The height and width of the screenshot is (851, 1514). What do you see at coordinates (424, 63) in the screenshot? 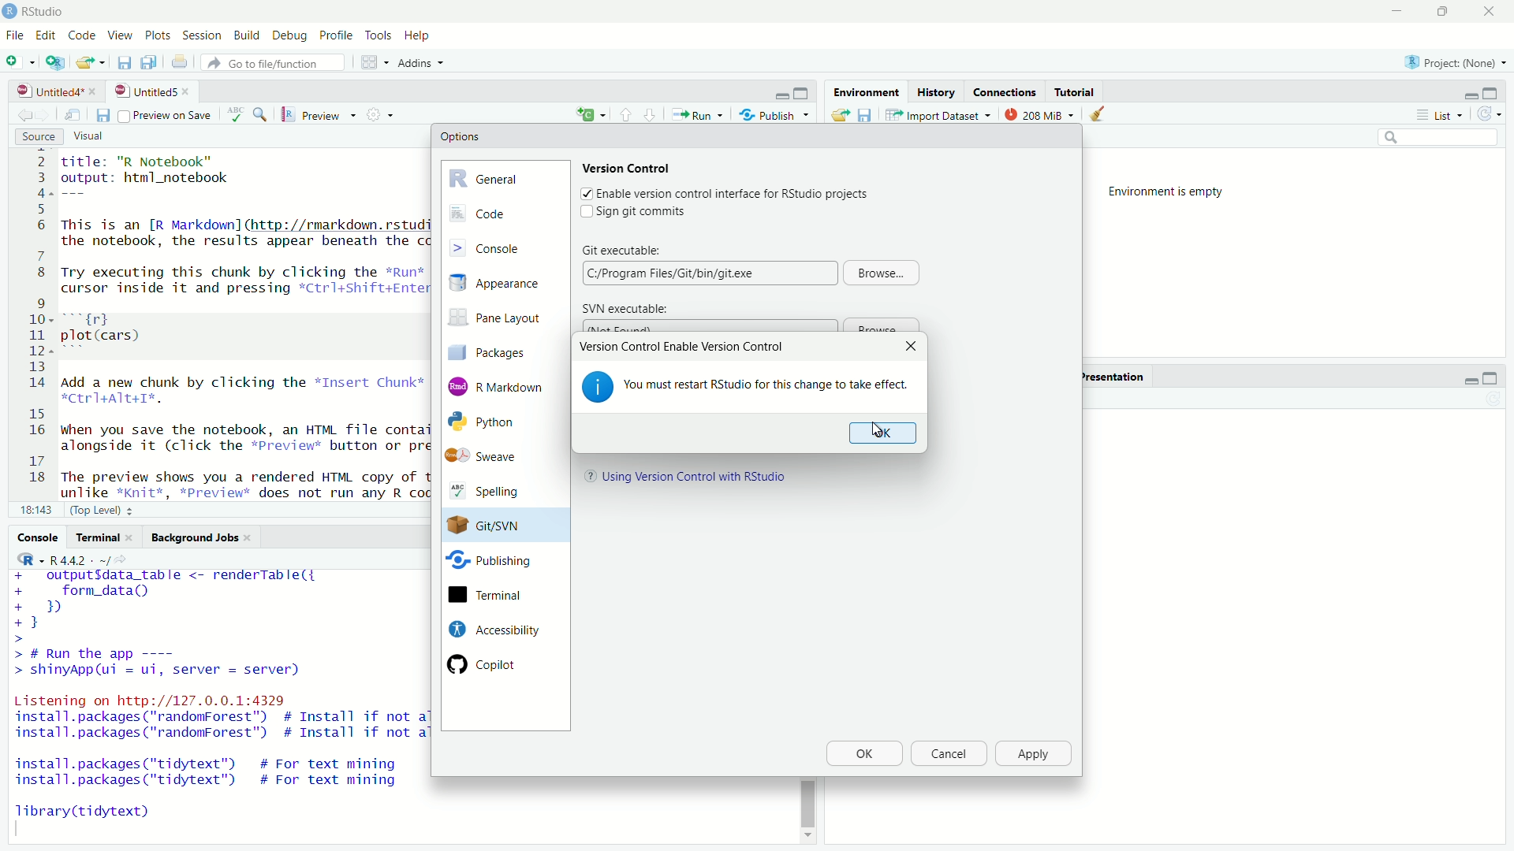
I see `Addins` at bounding box center [424, 63].